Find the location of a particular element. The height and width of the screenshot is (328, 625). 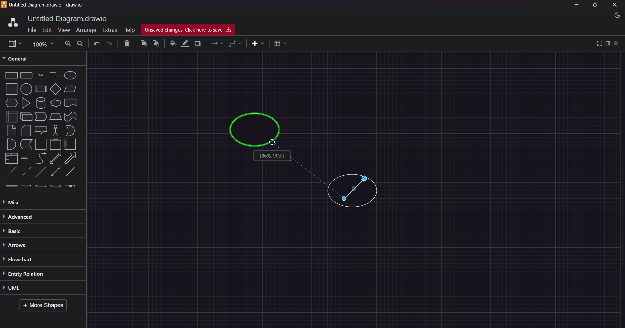

File is located at coordinates (31, 30).